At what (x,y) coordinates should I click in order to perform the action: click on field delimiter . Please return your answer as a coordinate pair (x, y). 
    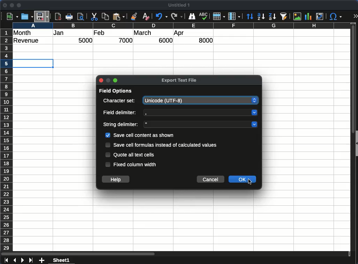
    Looking at the image, I should click on (120, 113).